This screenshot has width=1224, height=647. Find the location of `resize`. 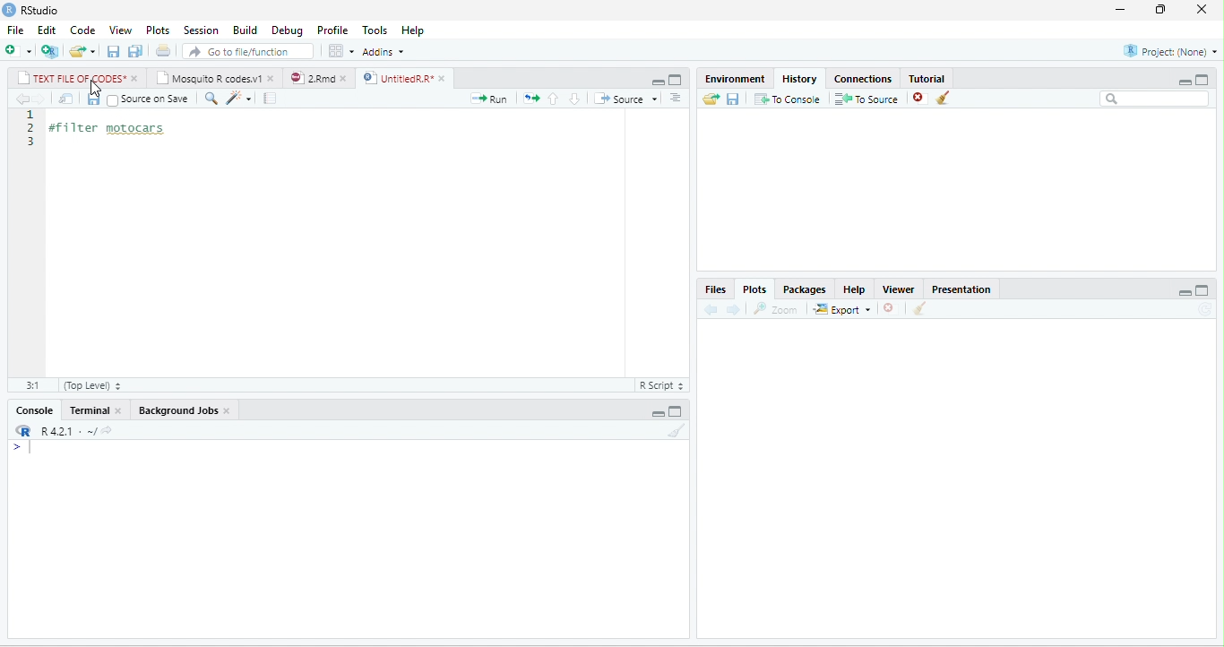

resize is located at coordinates (1158, 10).